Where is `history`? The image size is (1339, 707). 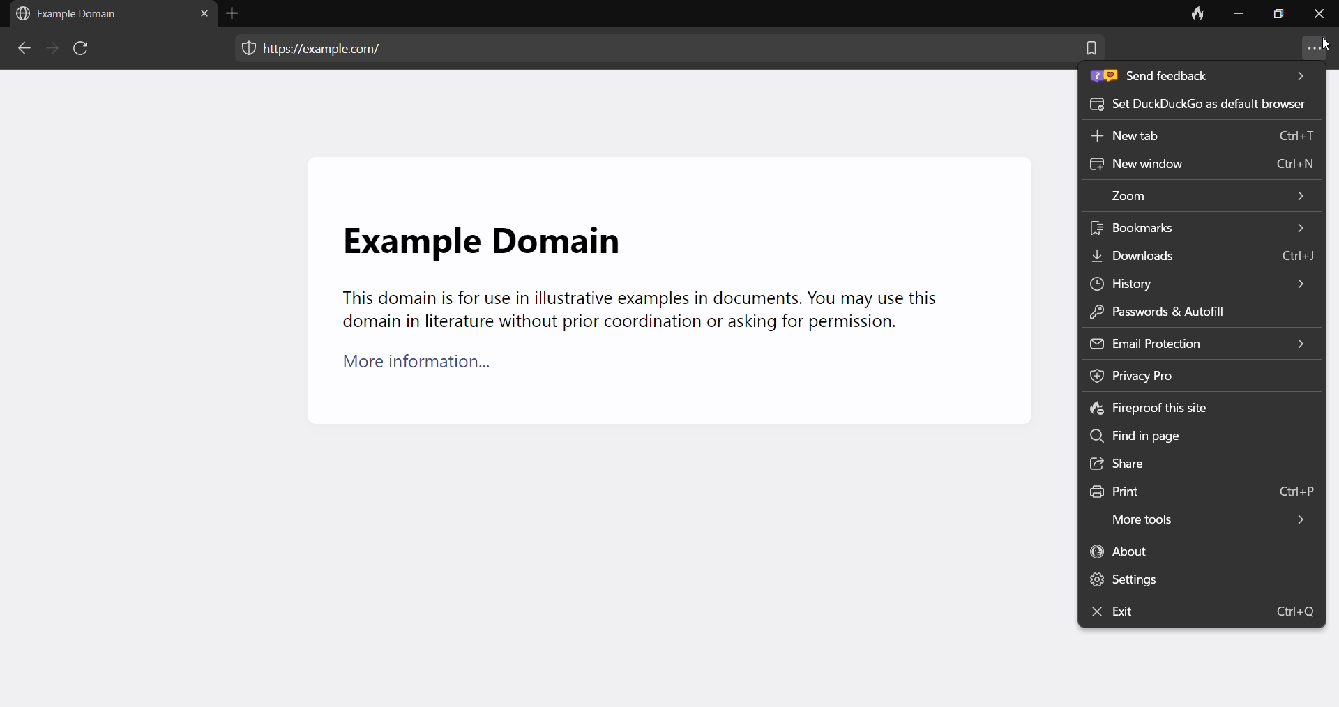
history is located at coordinates (1194, 282).